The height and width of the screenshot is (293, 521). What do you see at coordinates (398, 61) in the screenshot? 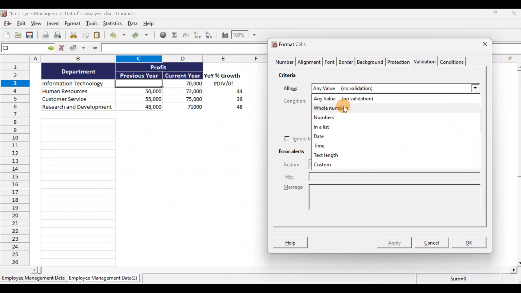
I see `Protection` at bounding box center [398, 61].